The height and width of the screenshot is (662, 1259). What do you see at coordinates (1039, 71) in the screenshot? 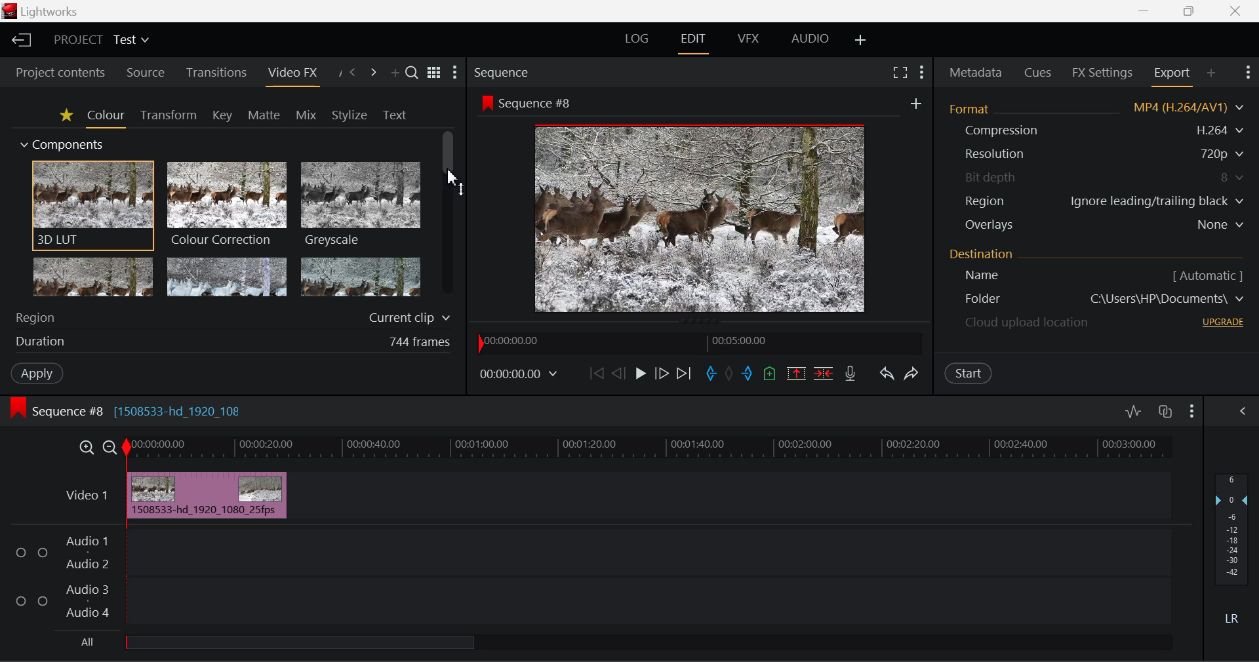
I see `Cues` at bounding box center [1039, 71].